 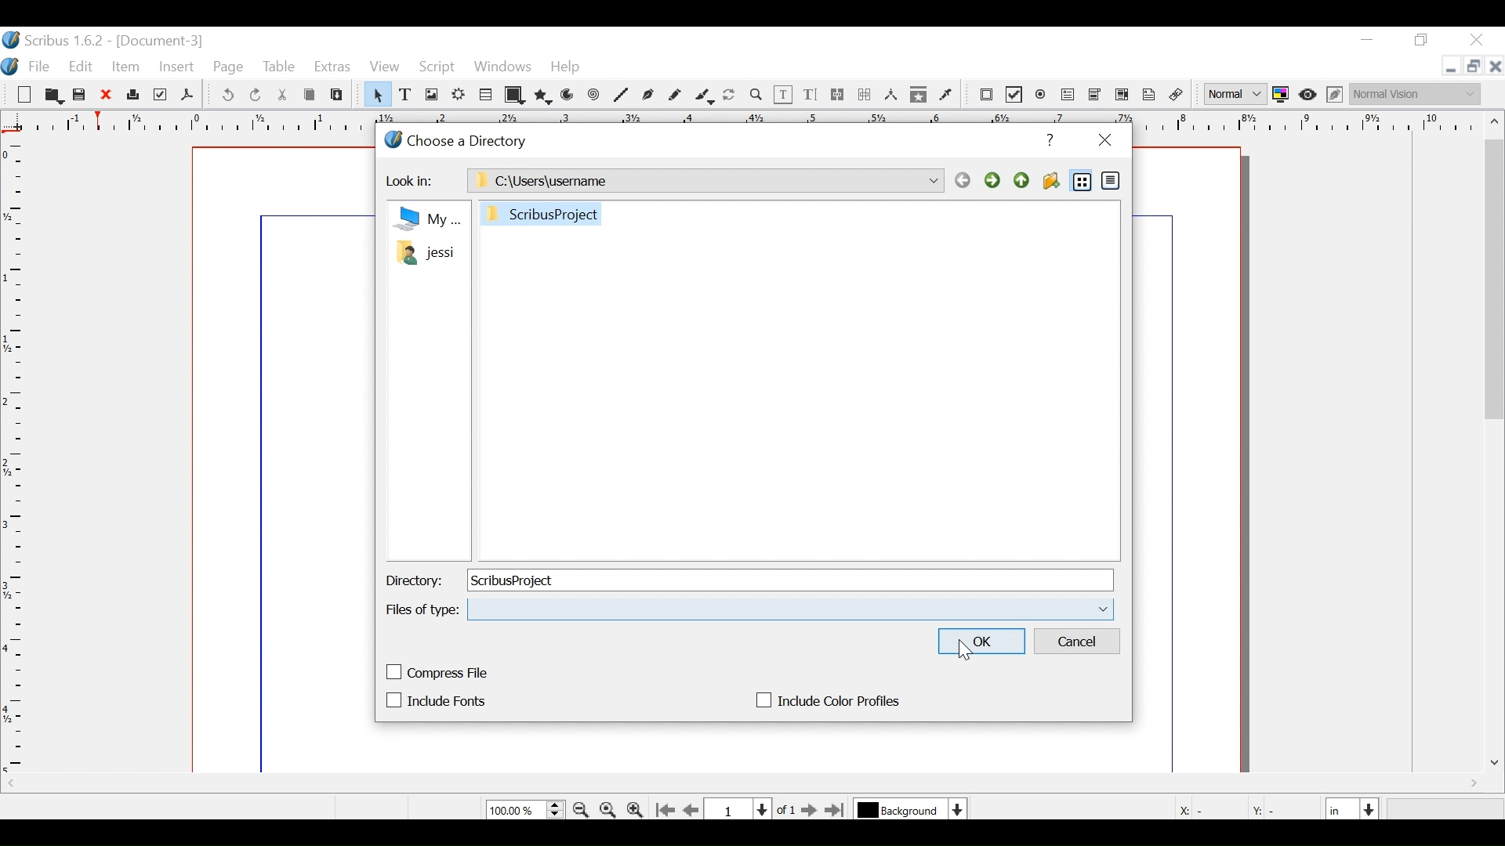 I want to click on Zoom out, so click(x=582, y=809).